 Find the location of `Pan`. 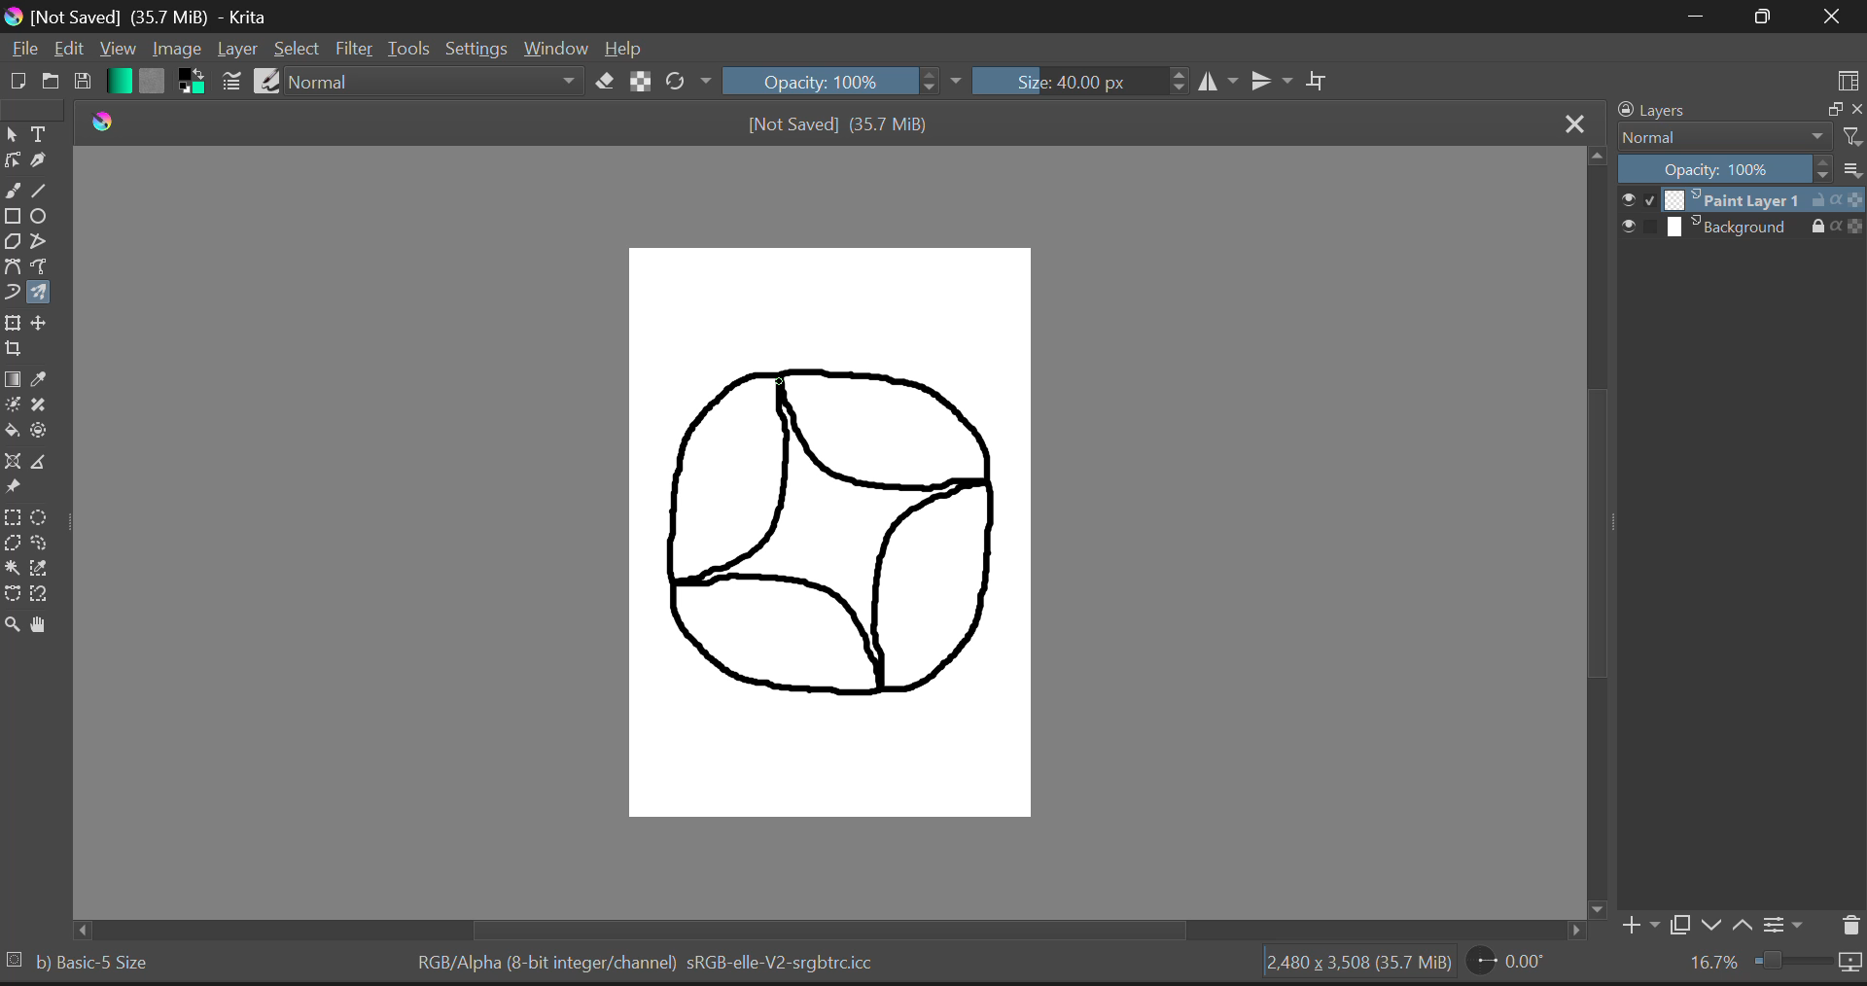

Pan is located at coordinates (43, 626).